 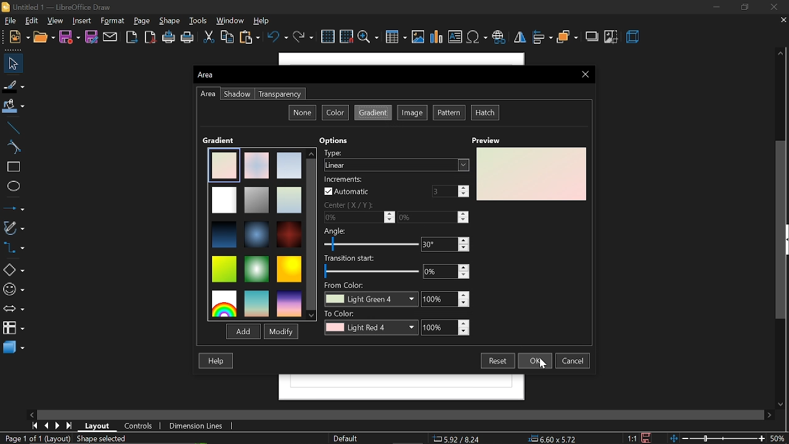 What do you see at coordinates (499, 38) in the screenshot?
I see `Insert hyperlink` at bounding box center [499, 38].